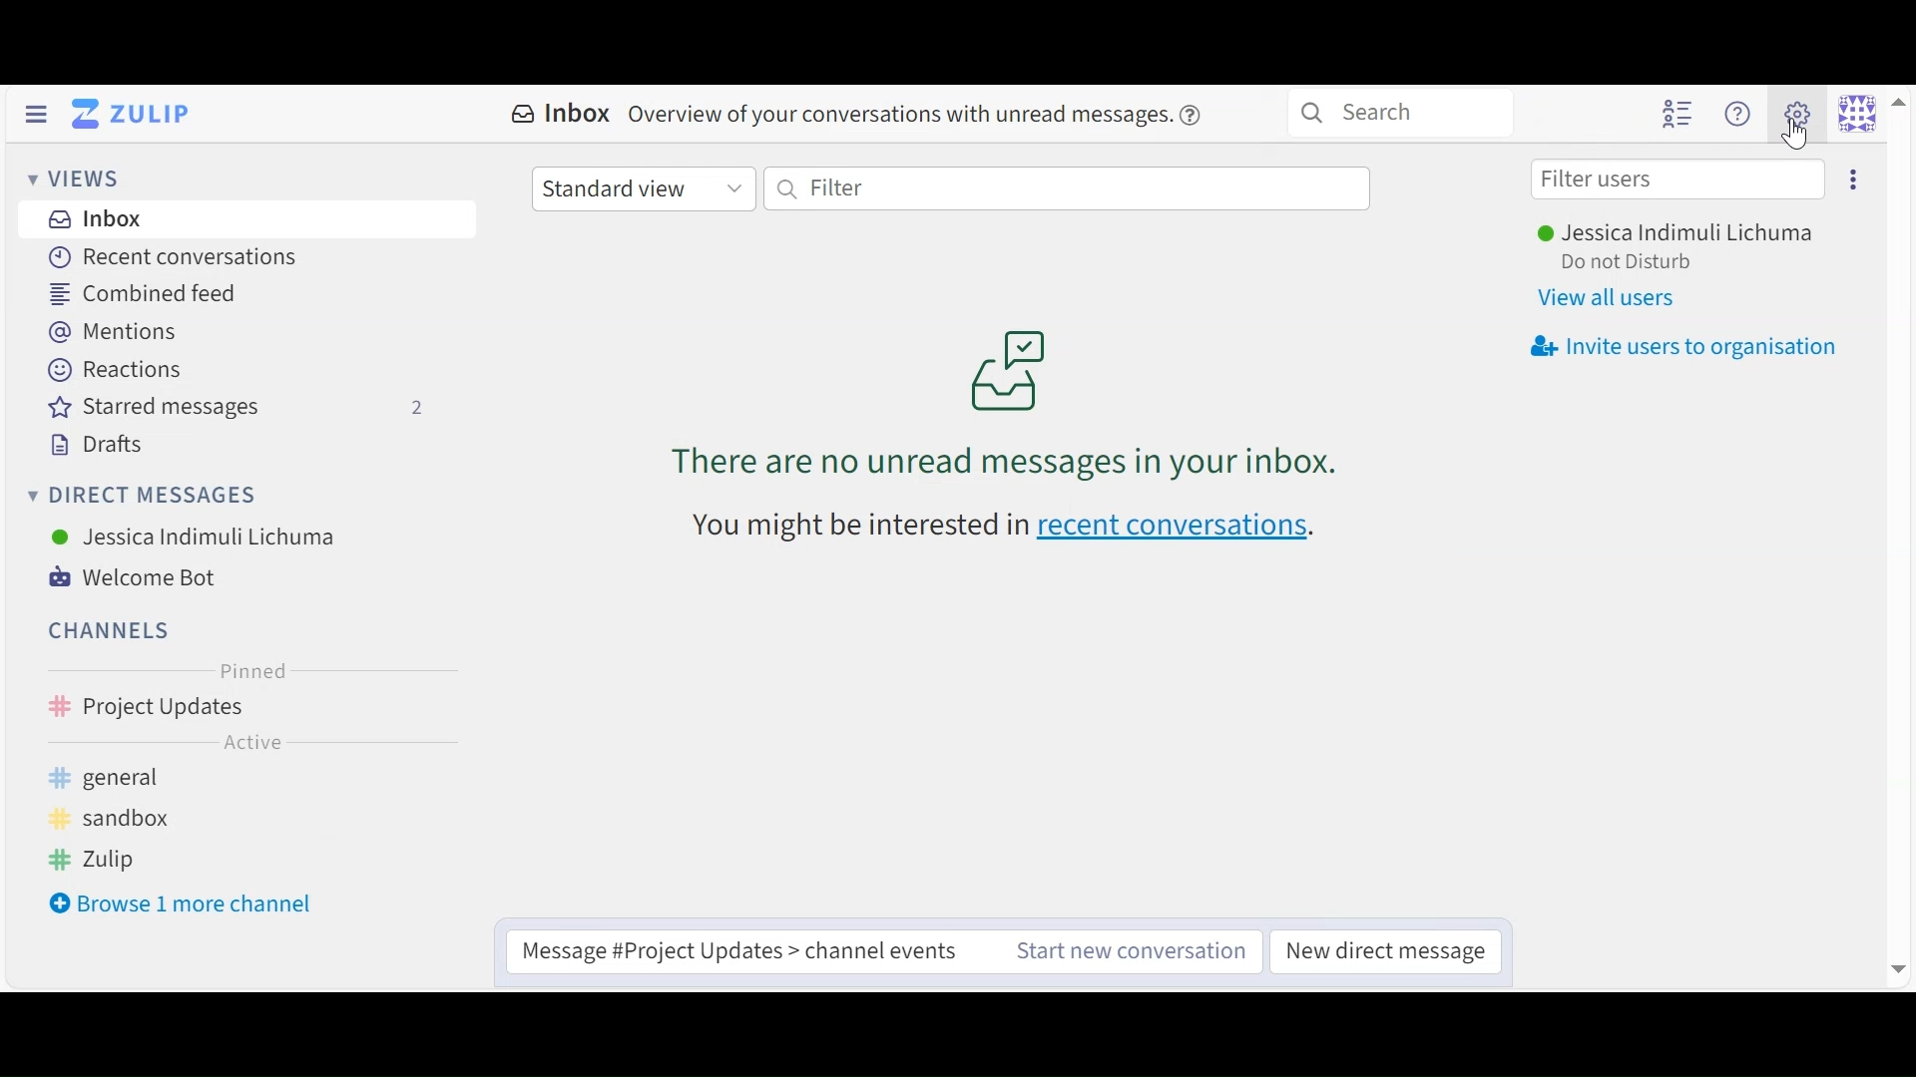 The width and height of the screenshot is (1916, 1077). What do you see at coordinates (107, 632) in the screenshot?
I see `Channels` at bounding box center [107, 632].